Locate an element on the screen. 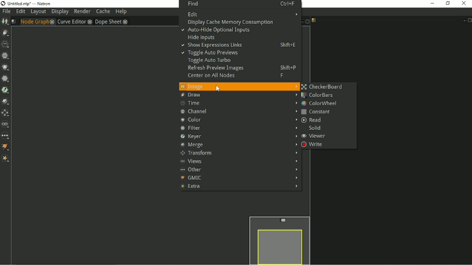 Image resolution: width=472 pixels, height=265 pixels. ColorWheel is located at coordinates (319, 104).